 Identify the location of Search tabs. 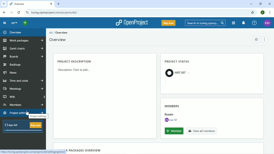
(3, 4).